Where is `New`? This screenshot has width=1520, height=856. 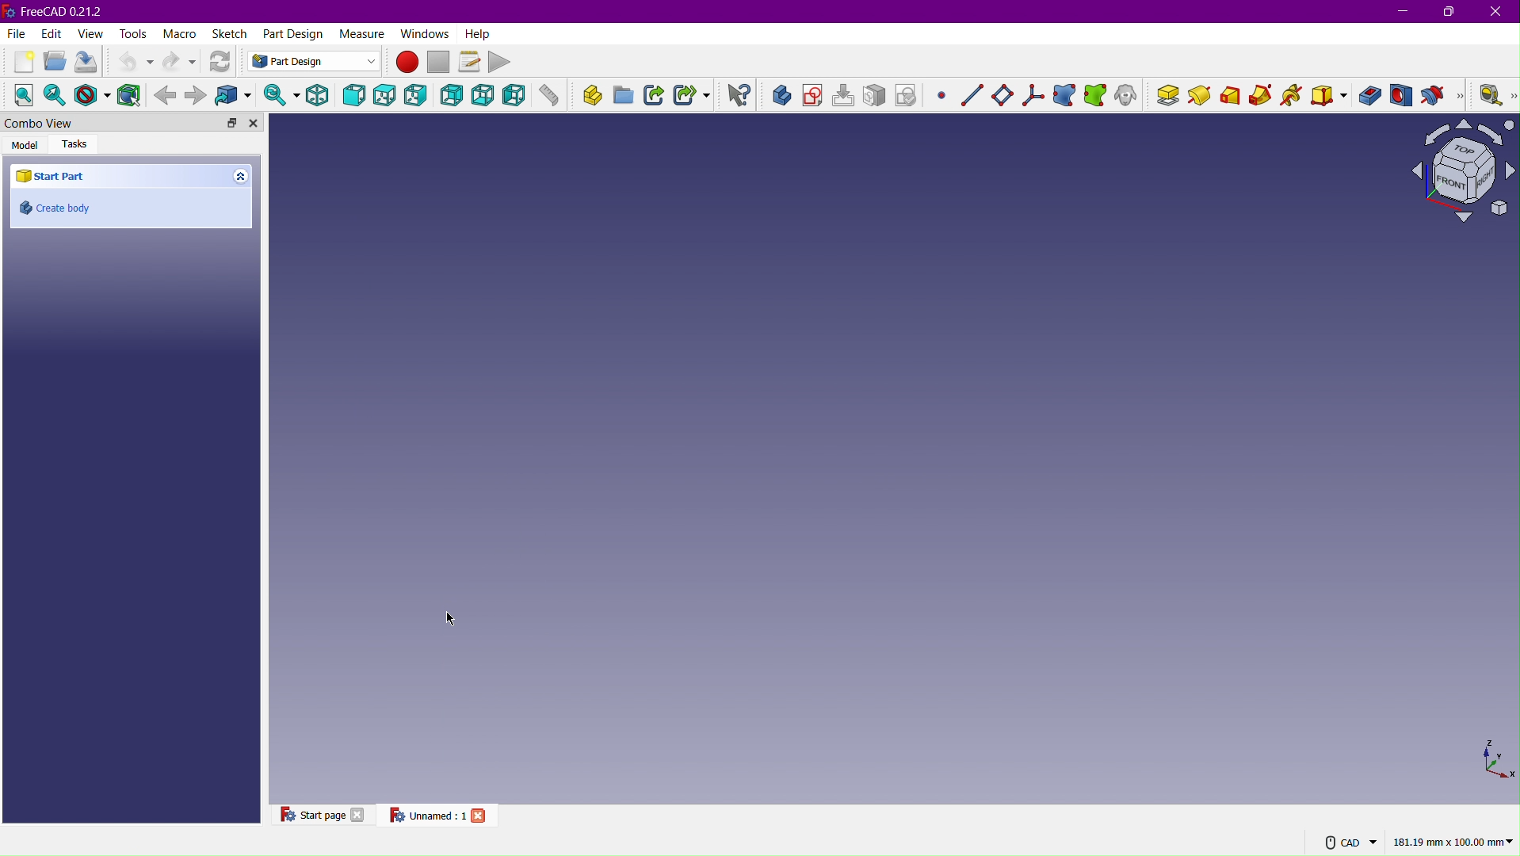 New is located at coordinates (25, 62).